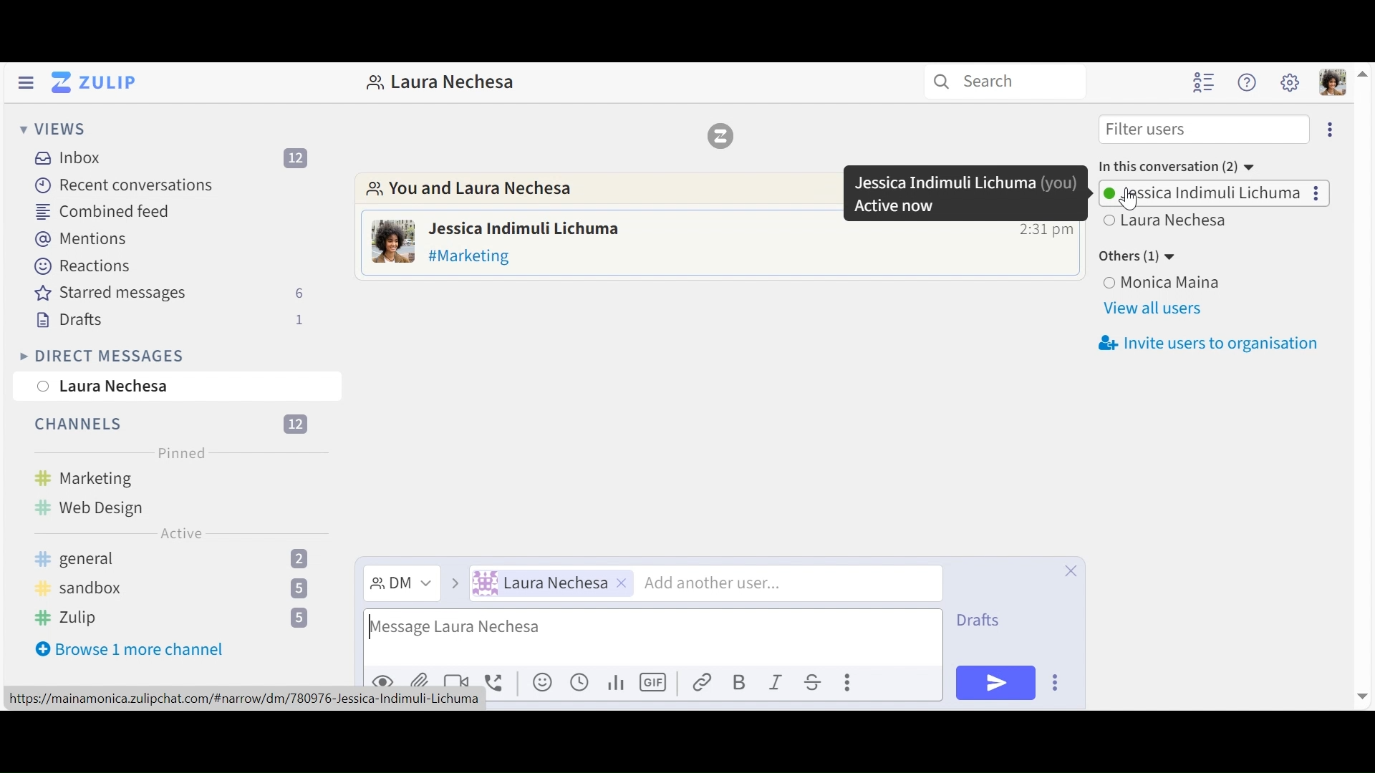 This screenshot has width=1375, height=773. I want to click on Compose action, so click(849, 682).